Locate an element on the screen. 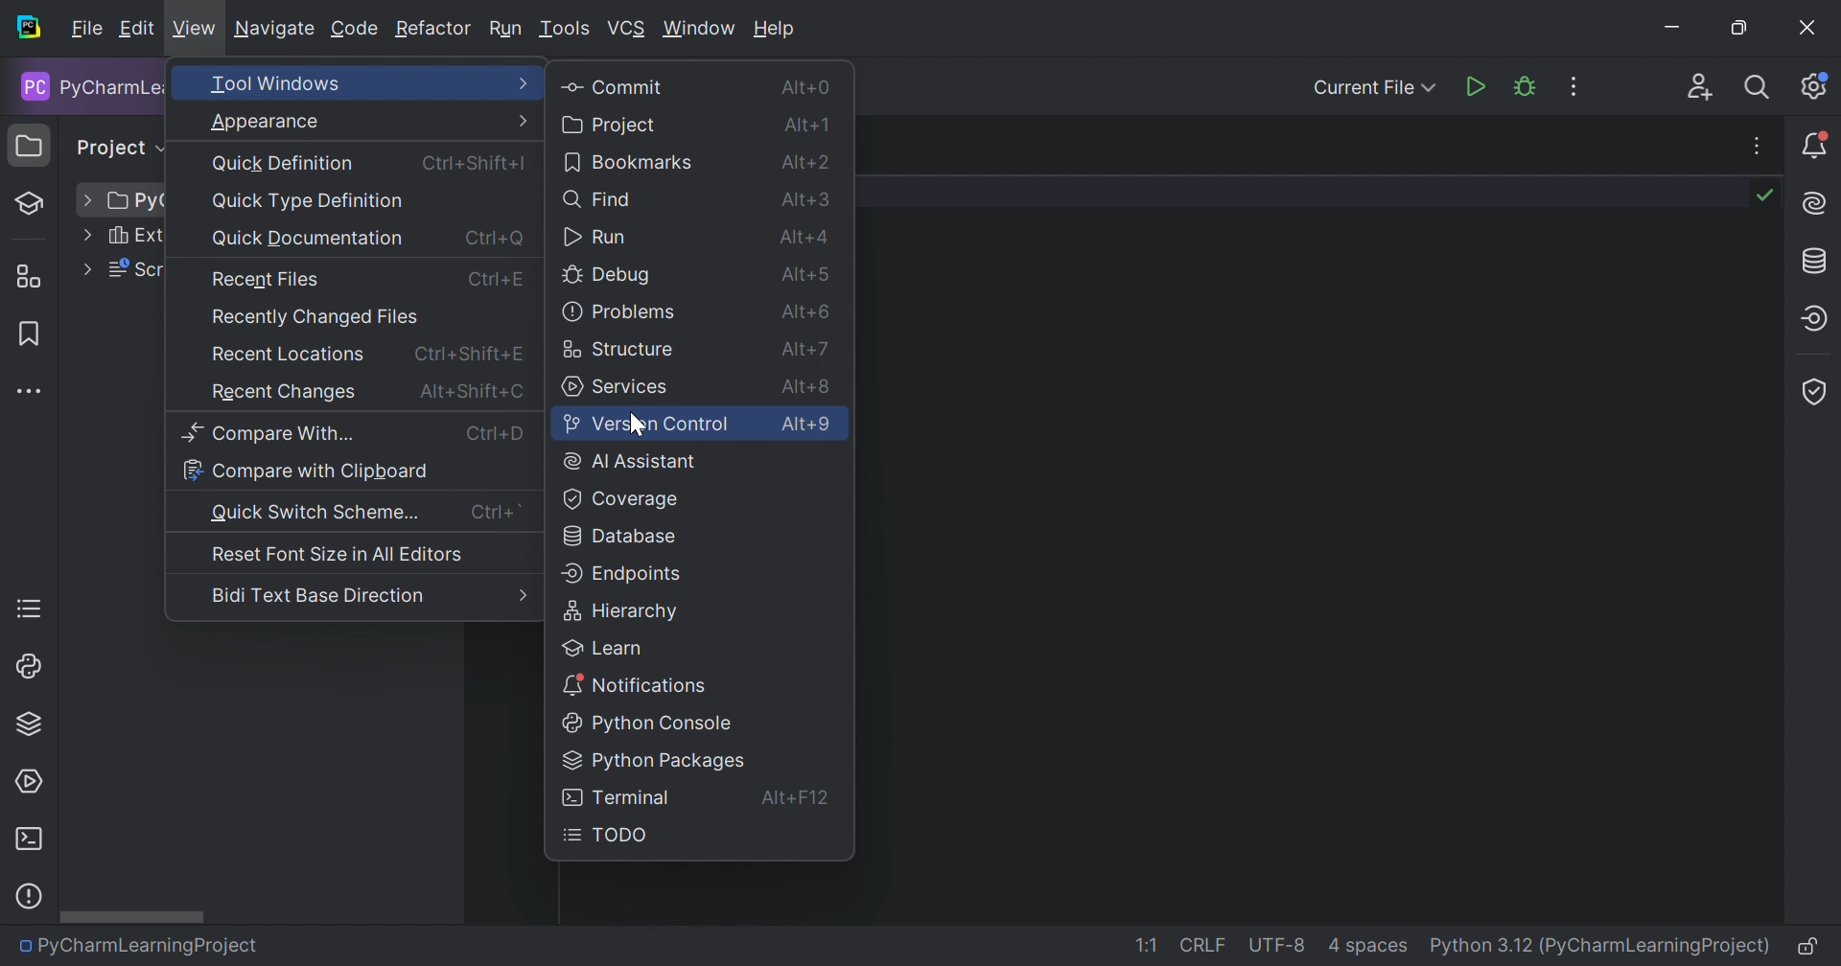 The image size is (1841, 966). Bookmark is located at coordinates (25, 333).